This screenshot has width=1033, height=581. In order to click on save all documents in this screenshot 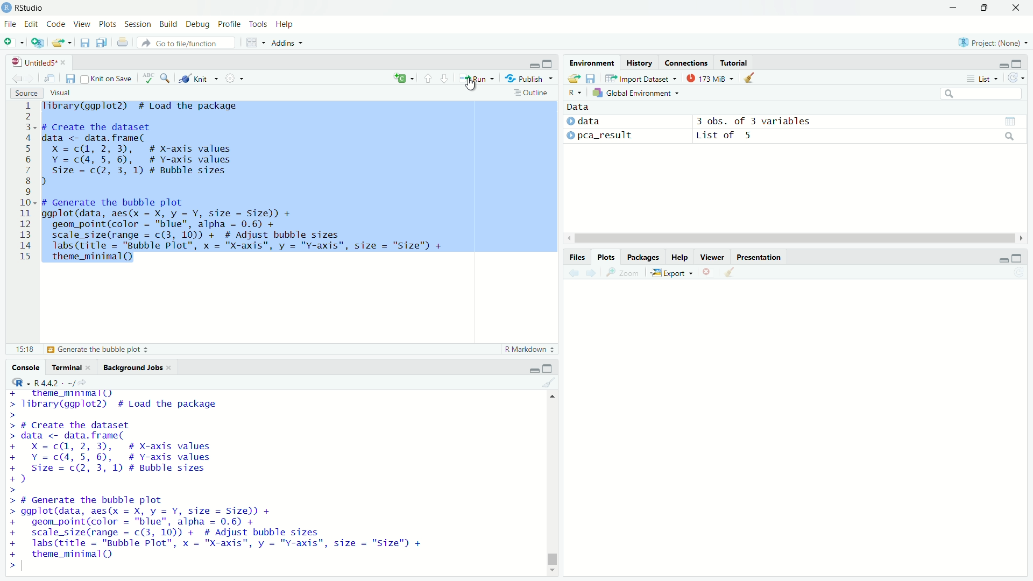, I will do `click(103, 41)`.